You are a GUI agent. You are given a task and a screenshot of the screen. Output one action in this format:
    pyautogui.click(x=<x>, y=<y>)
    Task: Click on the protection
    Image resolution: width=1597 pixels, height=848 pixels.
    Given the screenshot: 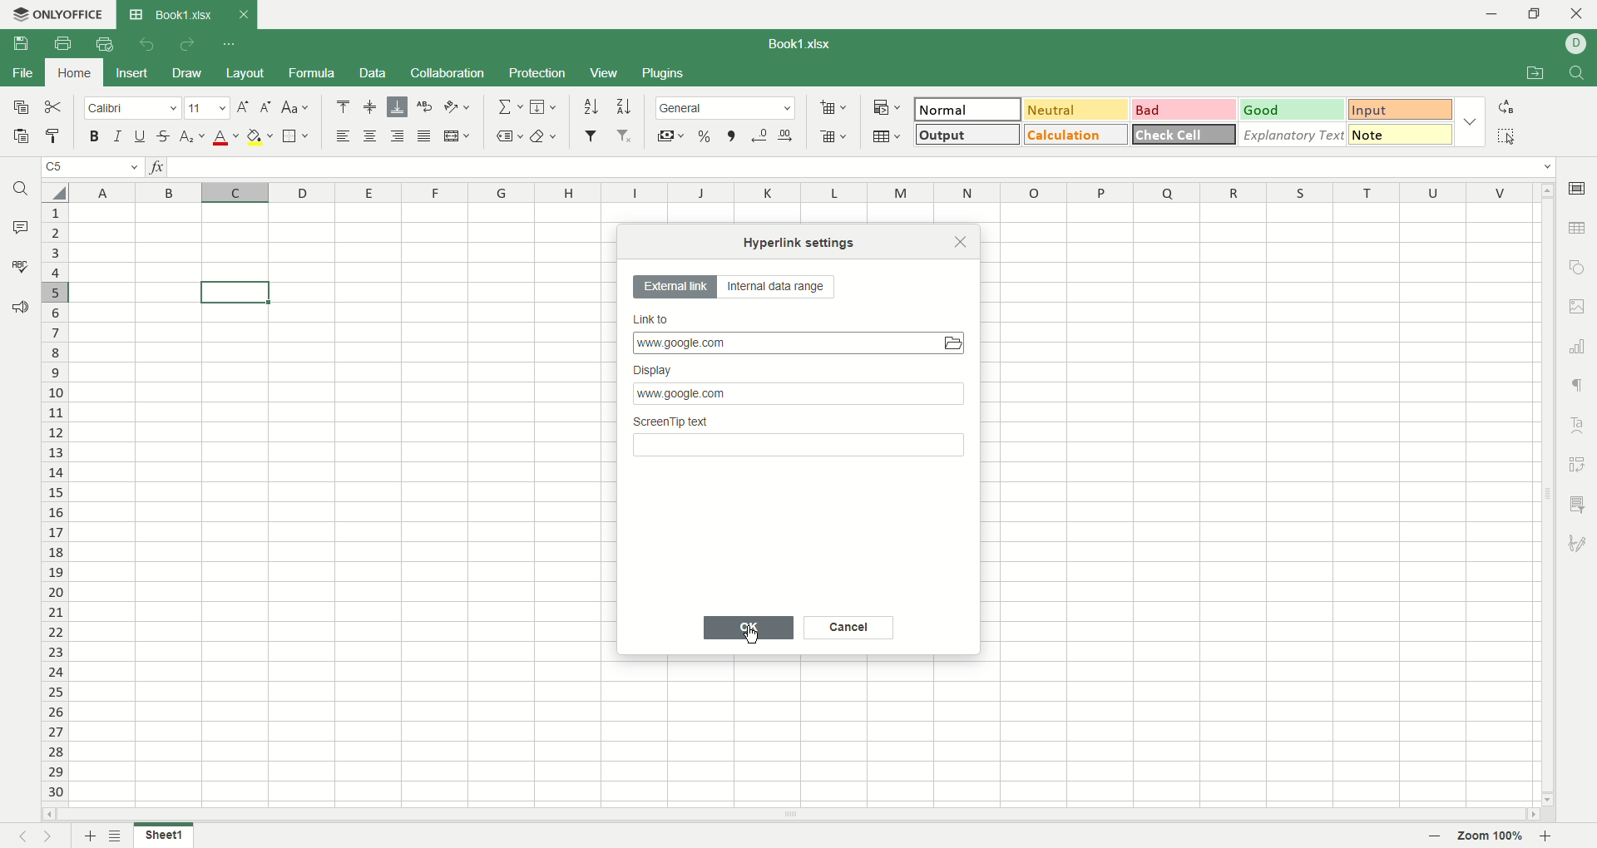 What is the action you would take?
    pyautogui.click(x=538, y=72)
    